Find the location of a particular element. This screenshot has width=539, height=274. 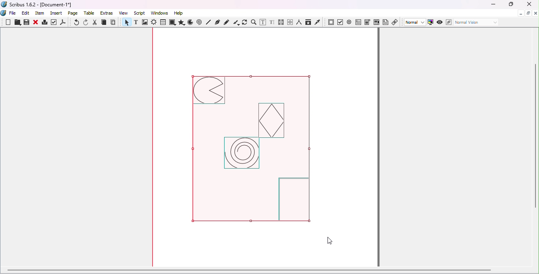

Close is located at coordinates (528, 5).